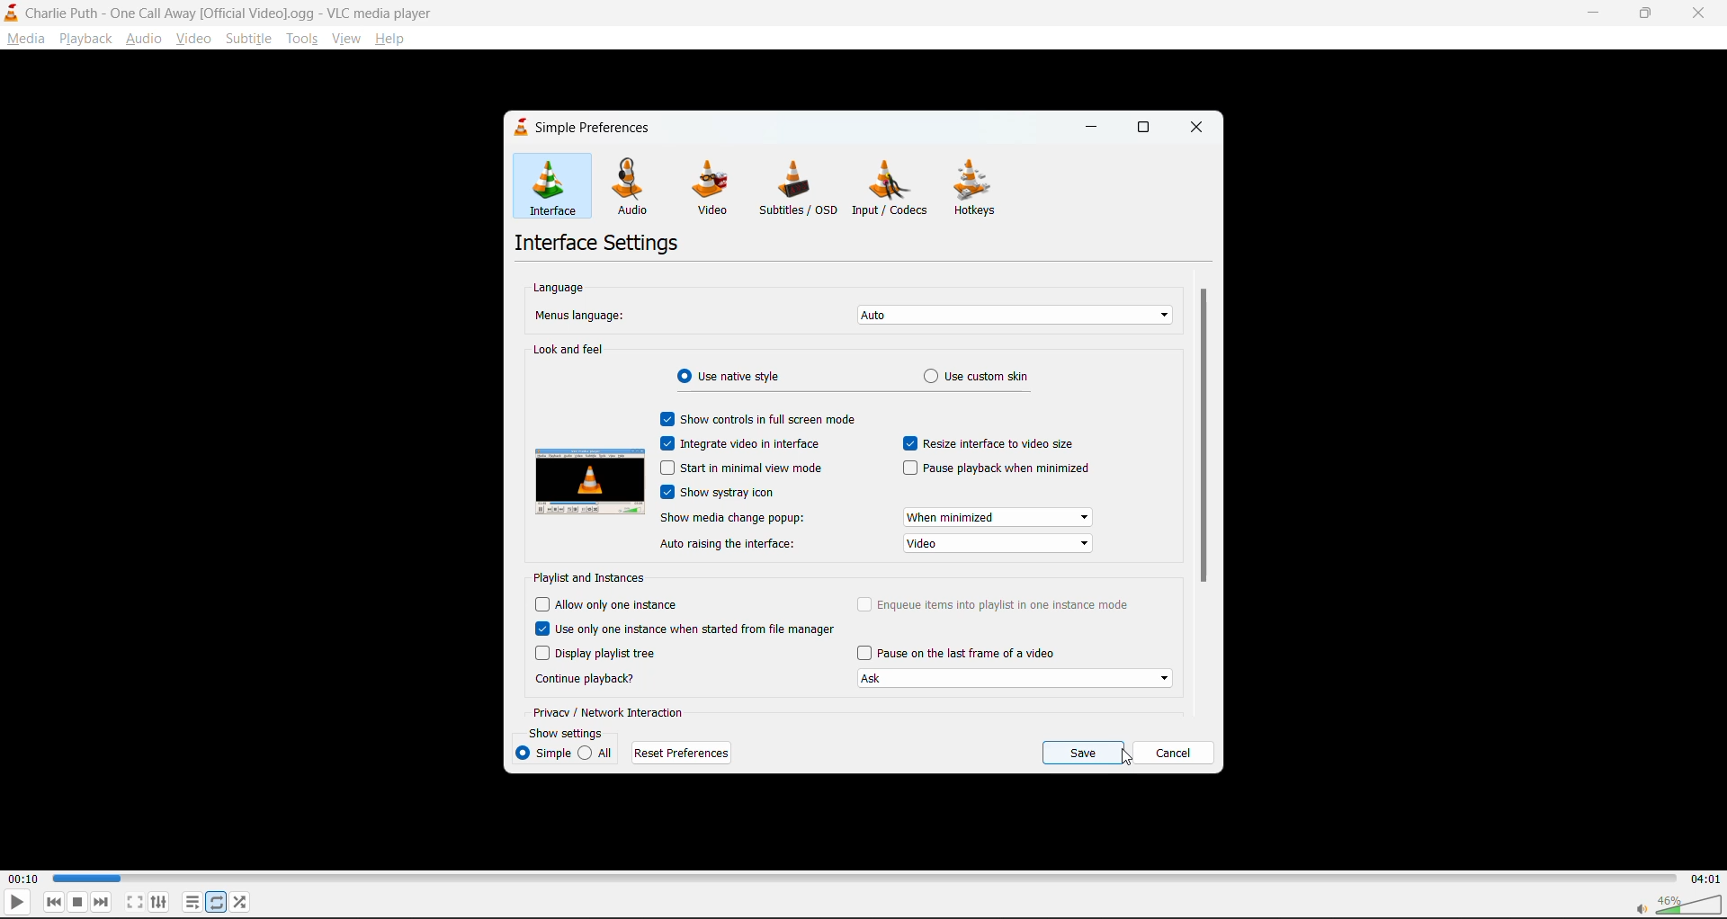 The image size is (1727, 919). What do you see at coordinates (1177, 754) in the screenshot?
I see `cancel` at bounding box center [1177, 754].